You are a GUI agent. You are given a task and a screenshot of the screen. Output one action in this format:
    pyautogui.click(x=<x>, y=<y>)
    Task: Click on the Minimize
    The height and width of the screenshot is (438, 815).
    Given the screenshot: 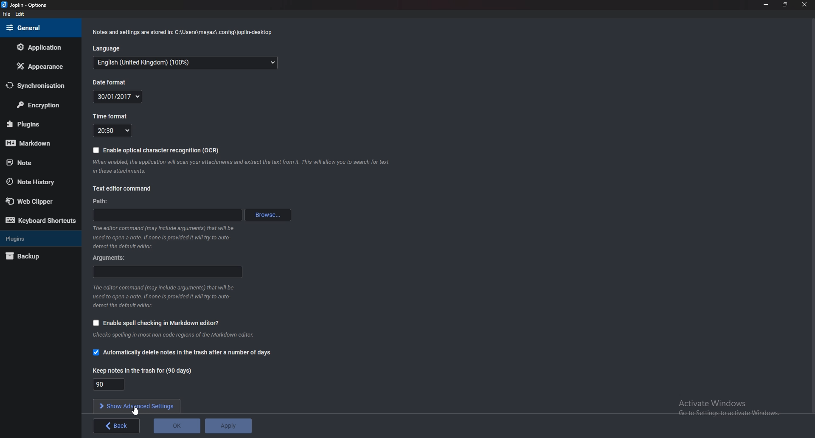 What is the action you would take?
    pyautogui.click(x=767, y=4)
    